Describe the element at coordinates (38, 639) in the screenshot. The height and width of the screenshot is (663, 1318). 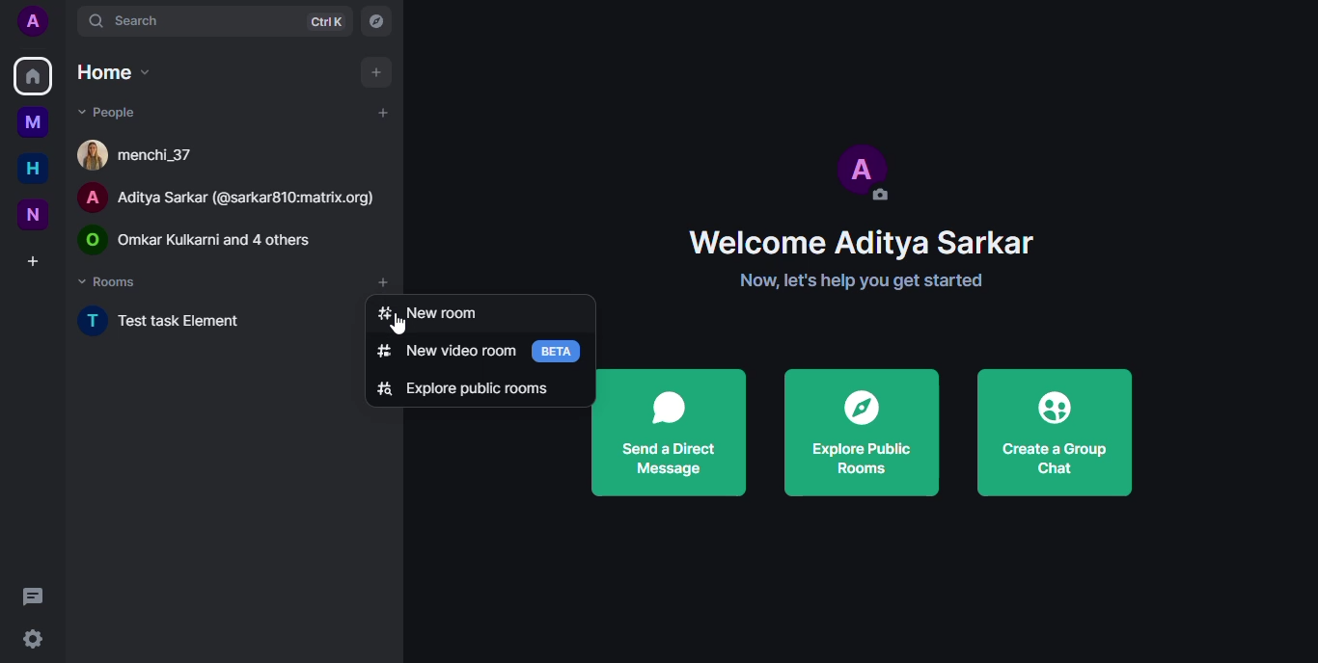
I see `settings` at that location.